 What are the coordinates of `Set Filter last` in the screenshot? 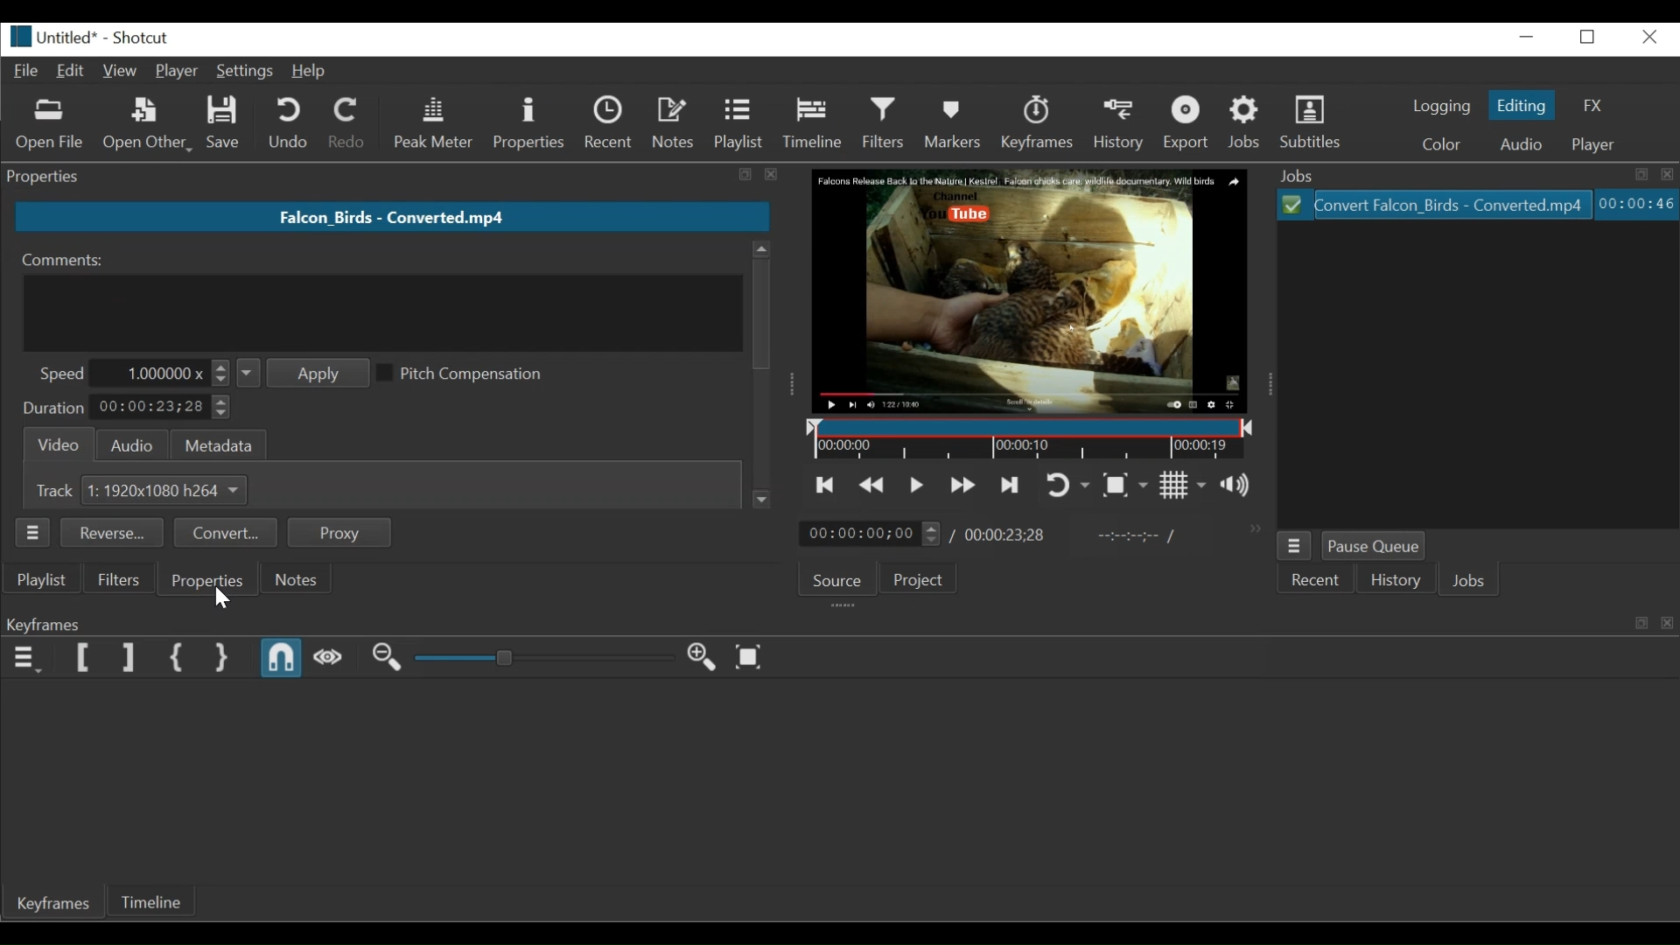 It's located at (129, 660).